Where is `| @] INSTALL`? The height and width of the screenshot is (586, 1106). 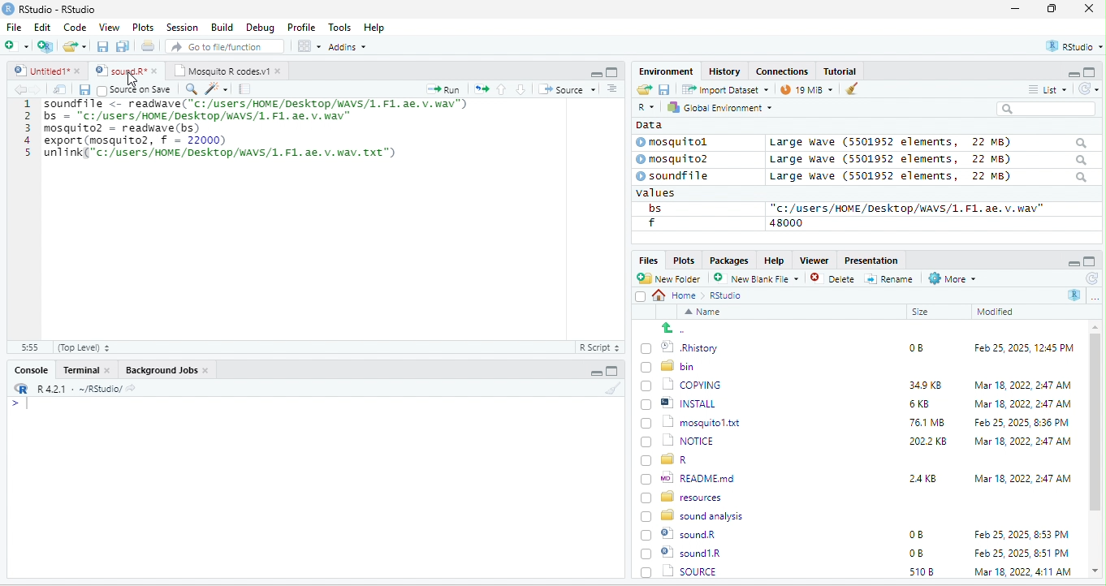 | @] INSTALL is located at coordinates (681, 403).